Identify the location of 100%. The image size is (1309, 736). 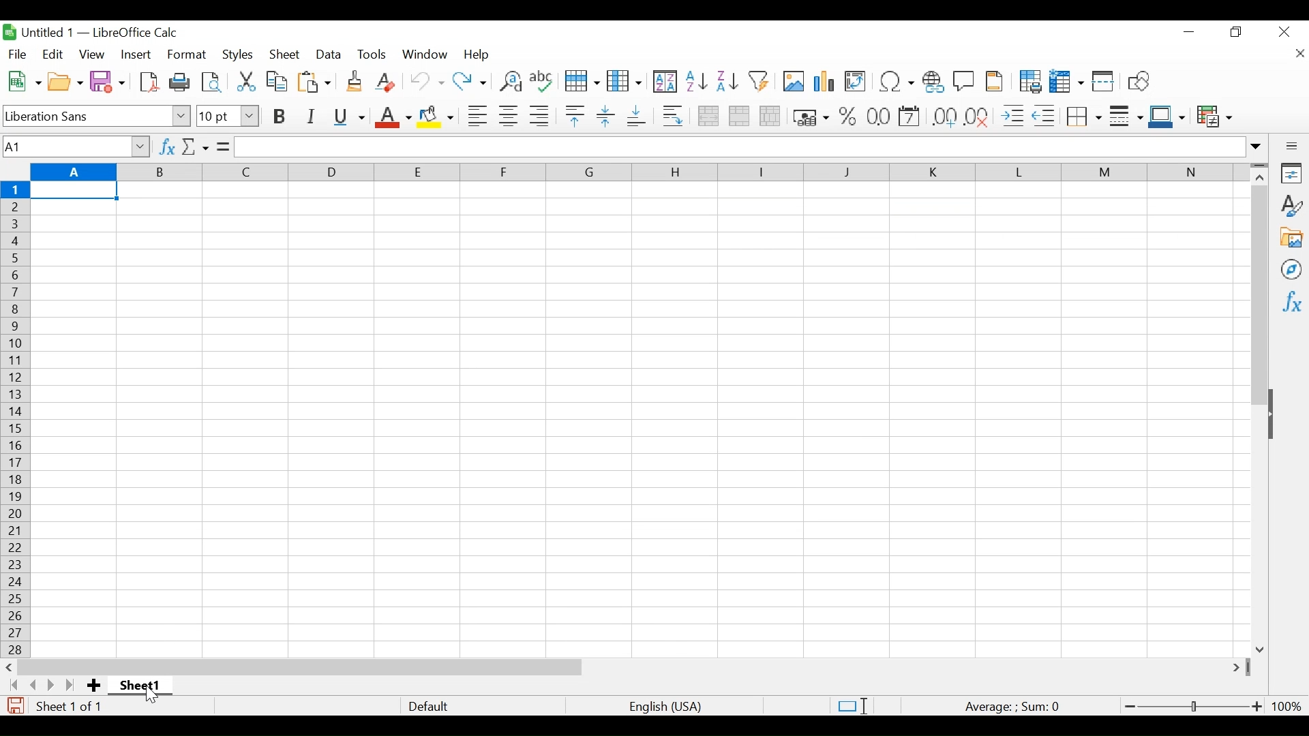
(1287, 705).